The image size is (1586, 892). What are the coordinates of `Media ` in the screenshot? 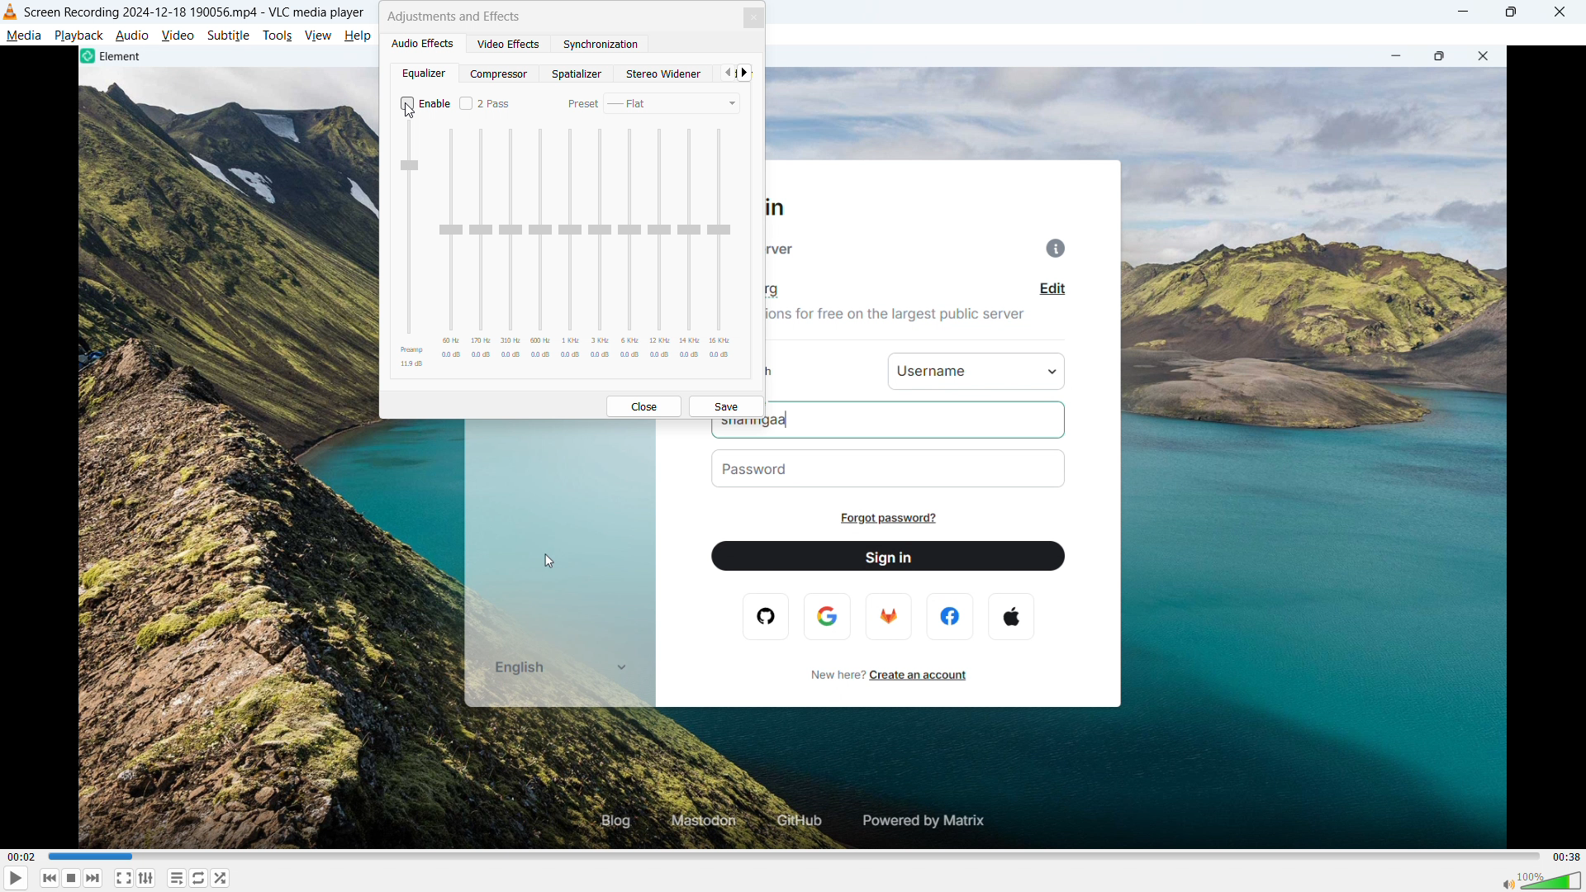 It's located at (23, 36).